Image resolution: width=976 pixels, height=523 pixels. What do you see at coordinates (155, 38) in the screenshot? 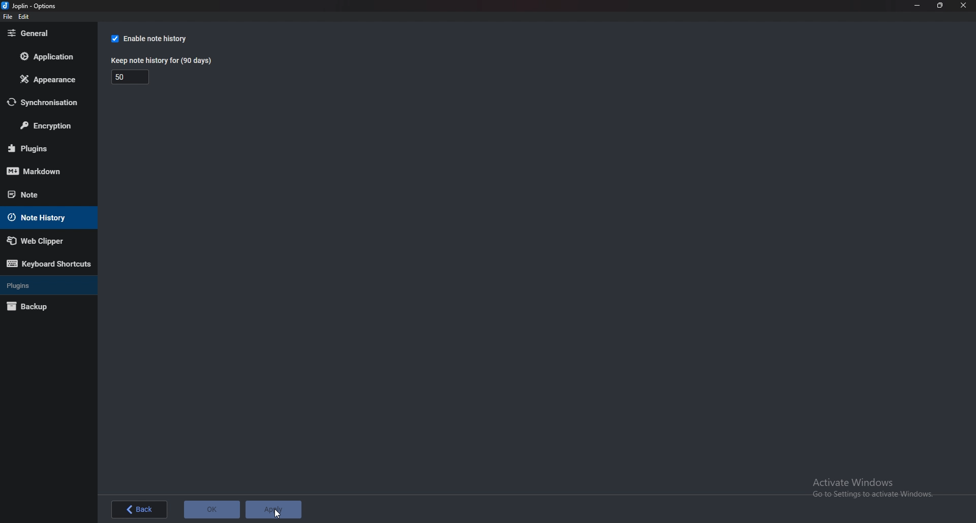
I see `Enable note history` at bounding box center [155, 38].